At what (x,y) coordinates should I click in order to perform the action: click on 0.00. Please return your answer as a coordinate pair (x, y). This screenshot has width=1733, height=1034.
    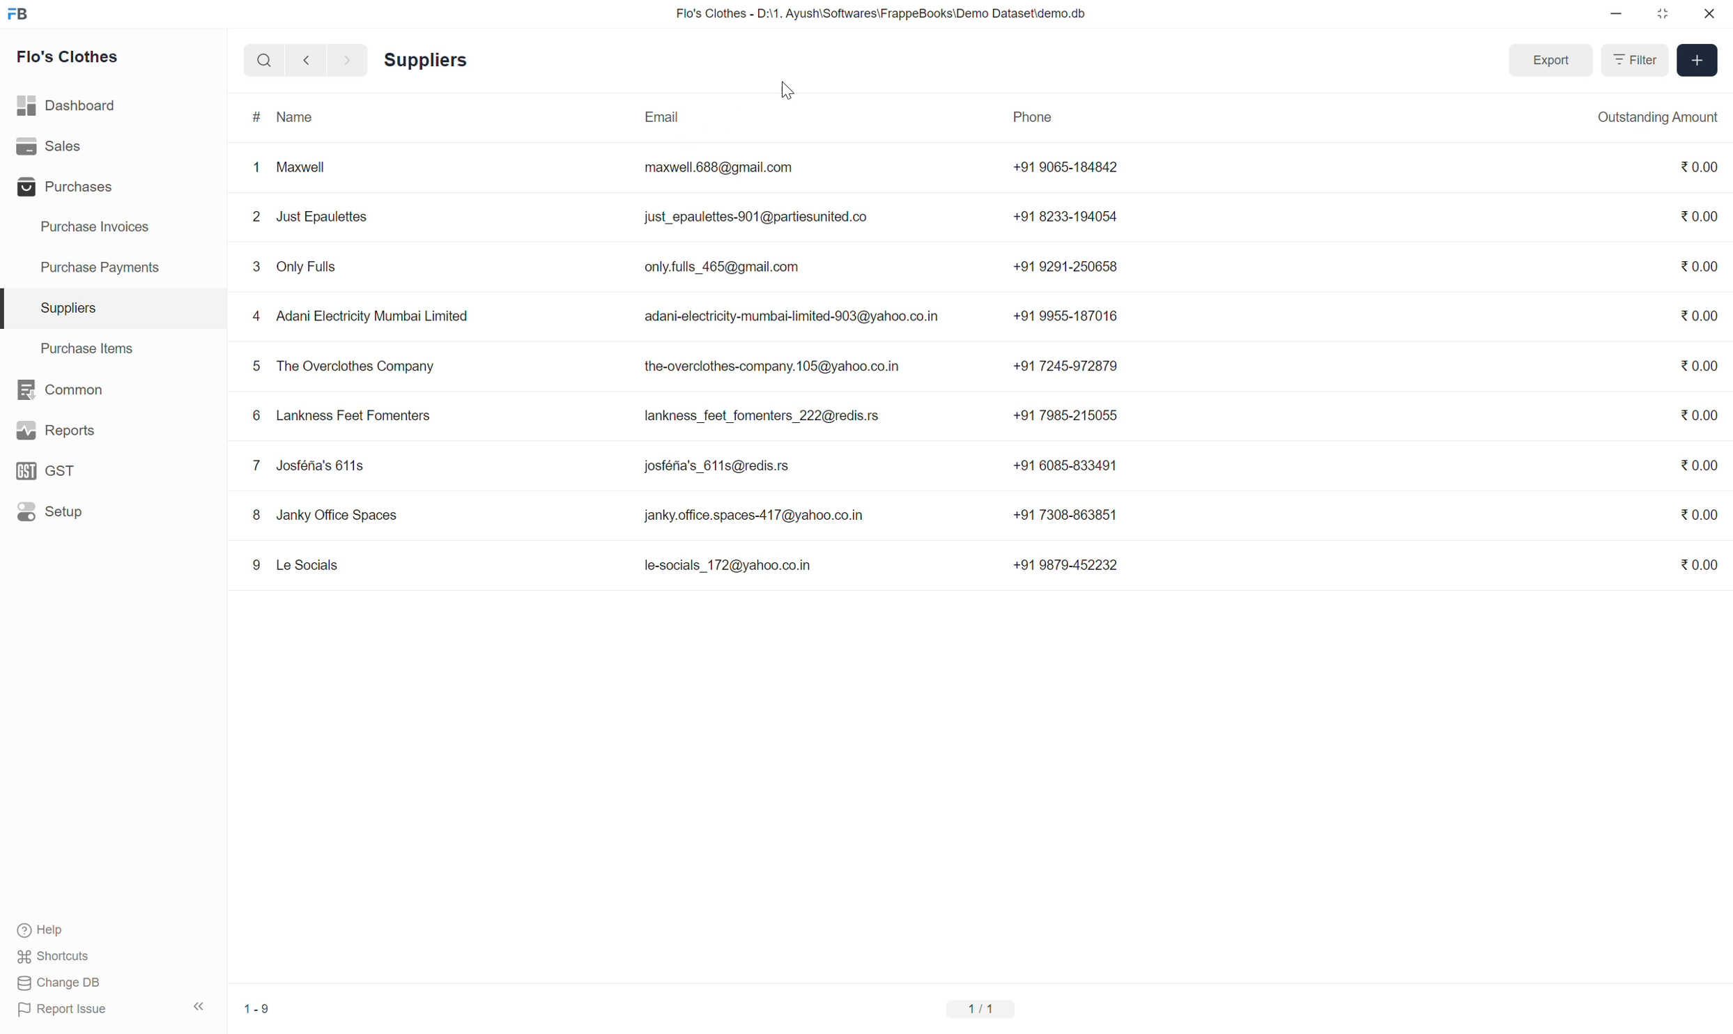
    Looking at the image, I should click on (1700, 166).